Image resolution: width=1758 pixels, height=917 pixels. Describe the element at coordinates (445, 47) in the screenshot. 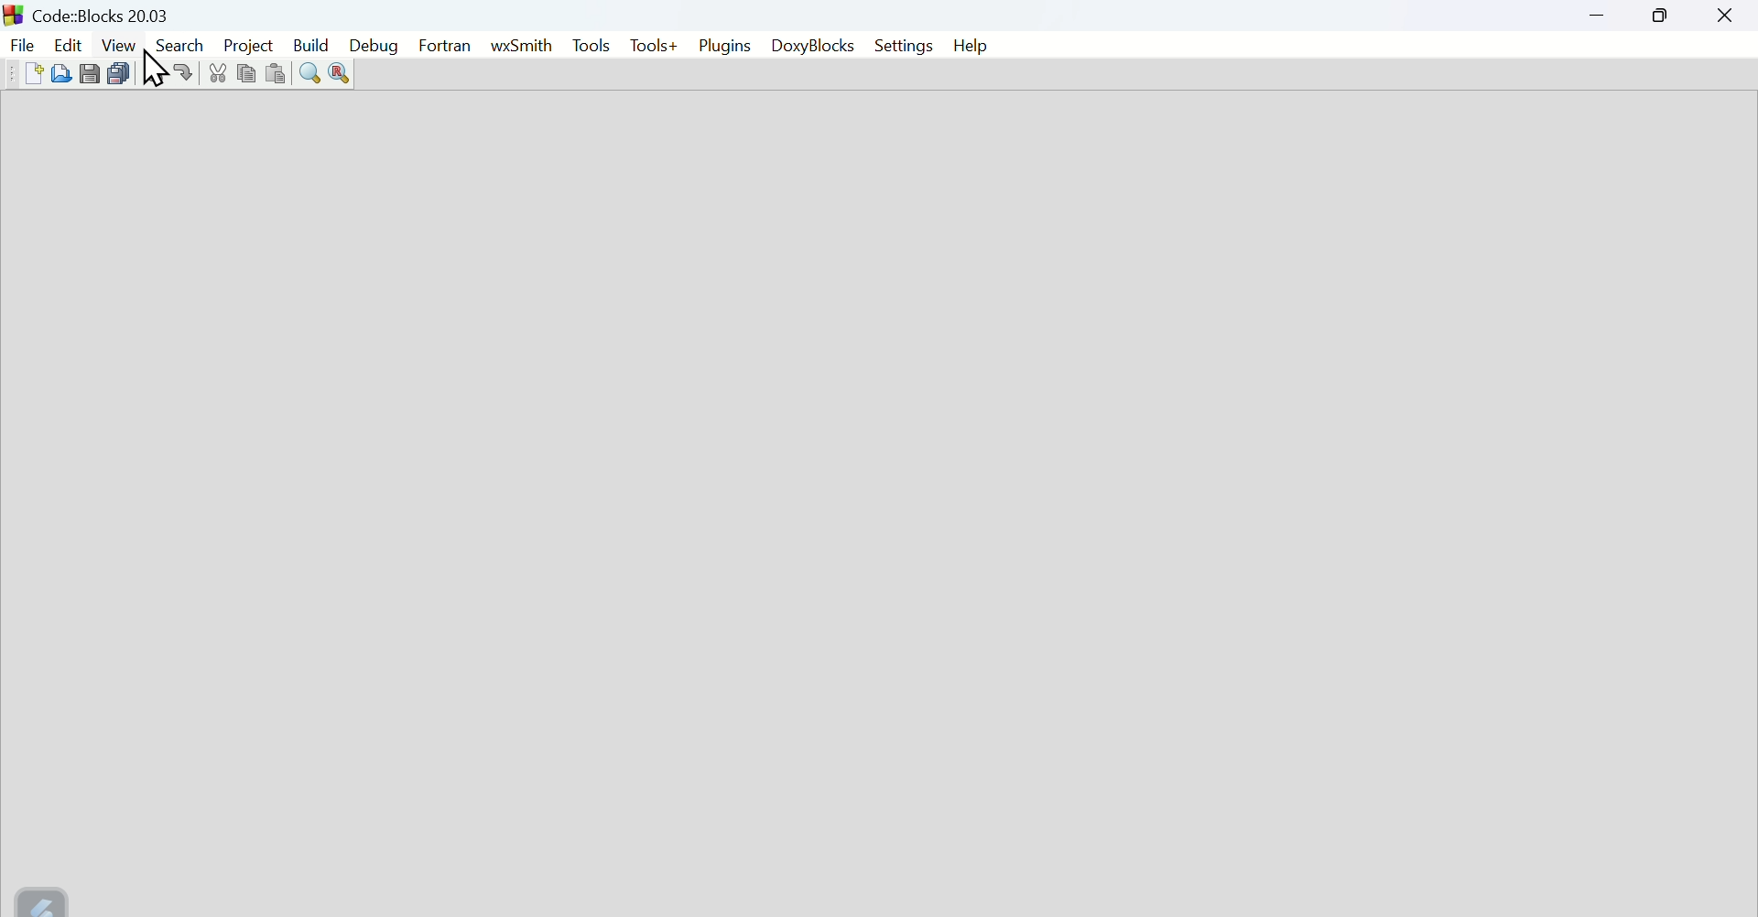

I see `Fortran` at that location.